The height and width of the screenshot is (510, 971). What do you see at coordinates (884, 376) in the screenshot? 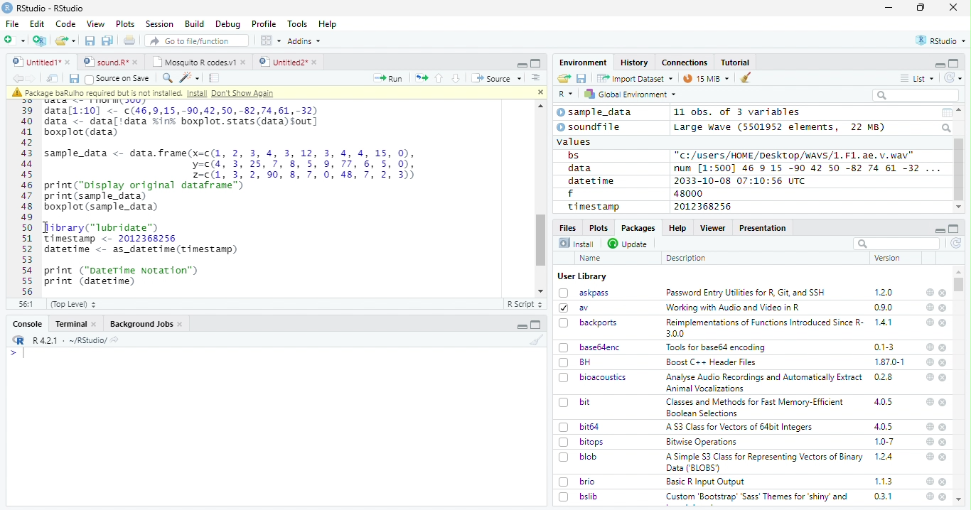
I see `0.2.8` at bounding box center [884, 376].